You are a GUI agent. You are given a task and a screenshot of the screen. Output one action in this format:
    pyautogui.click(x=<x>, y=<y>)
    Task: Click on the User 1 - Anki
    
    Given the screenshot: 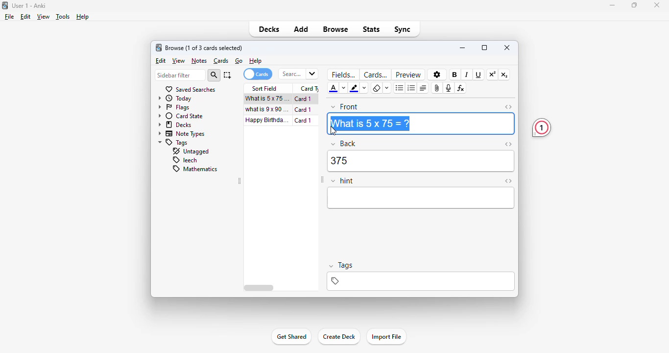 What is the action you would take?
    pyautogui.click(x=29, y=5)
    